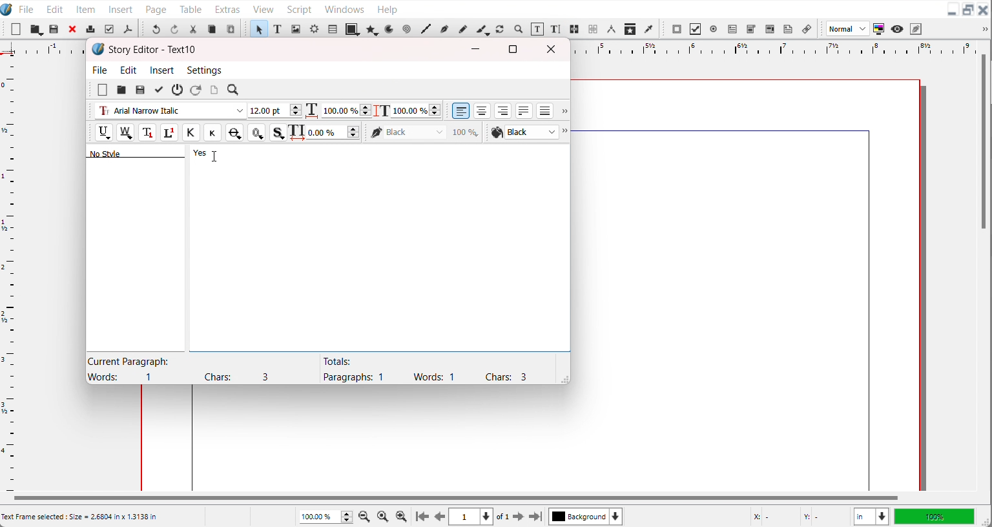 Image resolution: width=992 pixels, height=527 pixels. Describe the element at coordinates (535, 517) in the screenshot. I see `Go to the last page` at that location.